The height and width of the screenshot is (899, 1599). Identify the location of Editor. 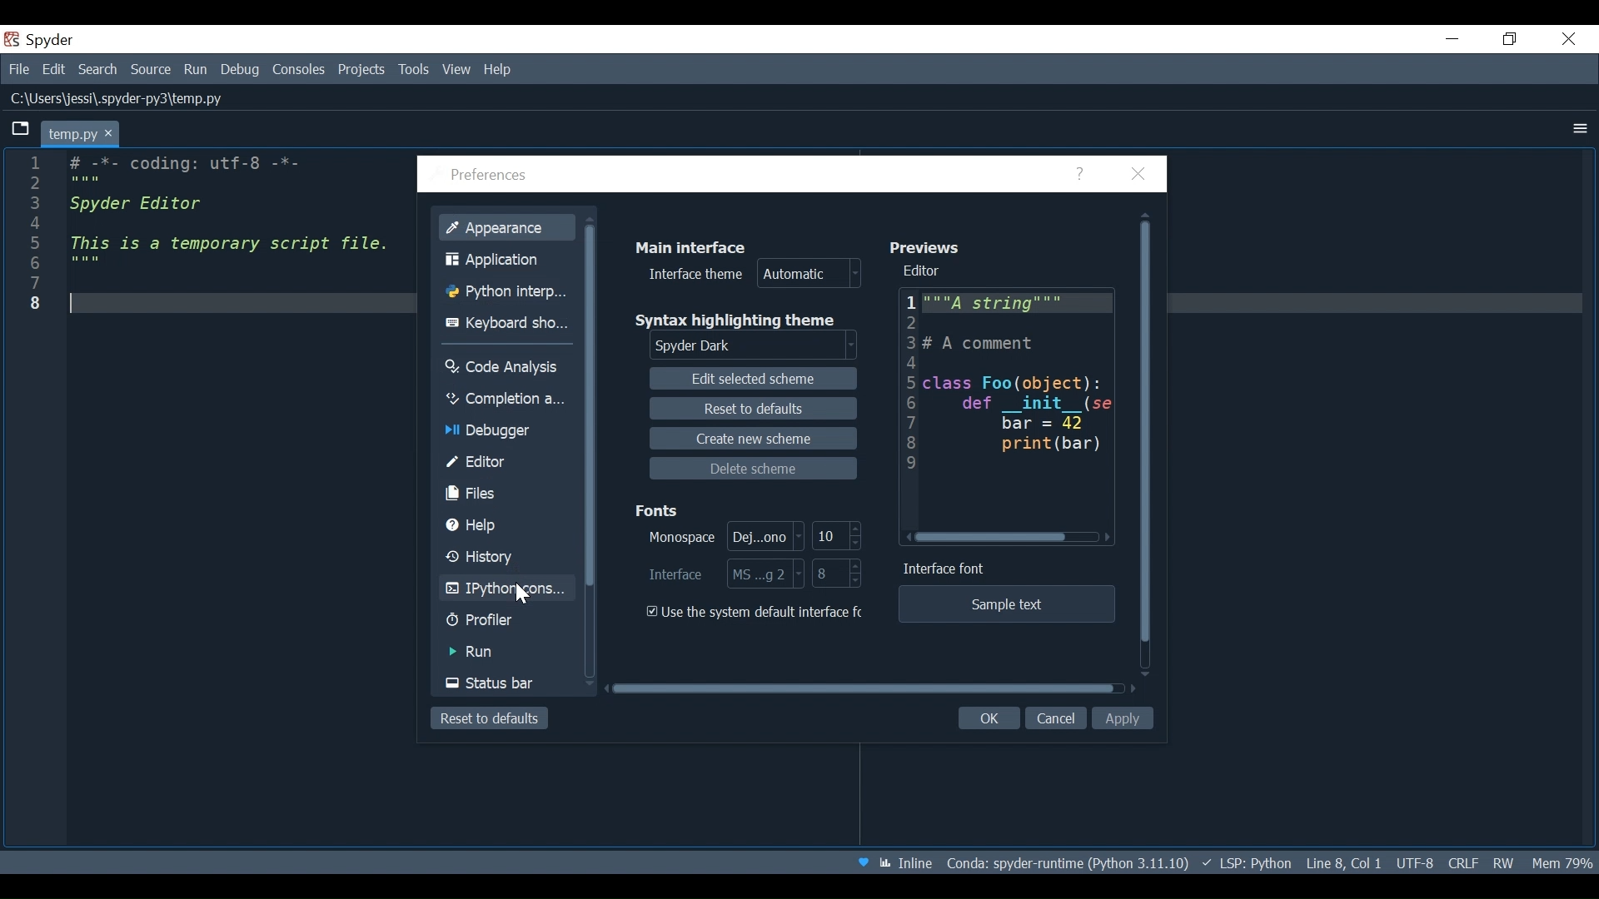
(924, 270).